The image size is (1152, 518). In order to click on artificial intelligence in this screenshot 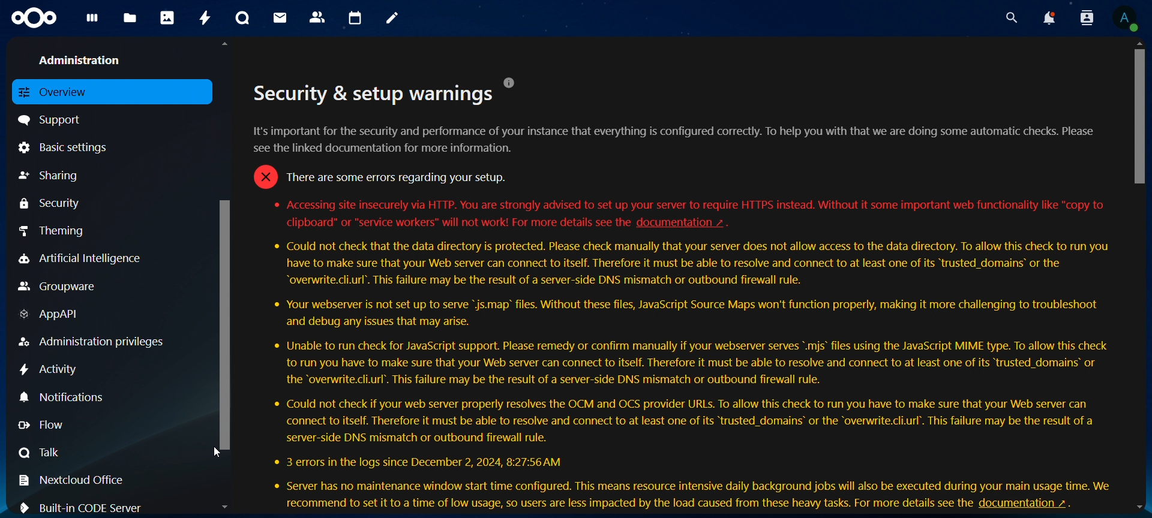, I will do `click(80, 259)`.